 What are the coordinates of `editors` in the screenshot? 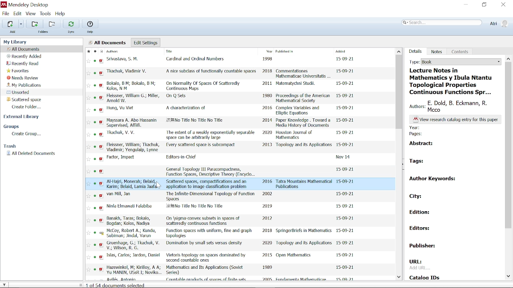 It's located at (425, 230).